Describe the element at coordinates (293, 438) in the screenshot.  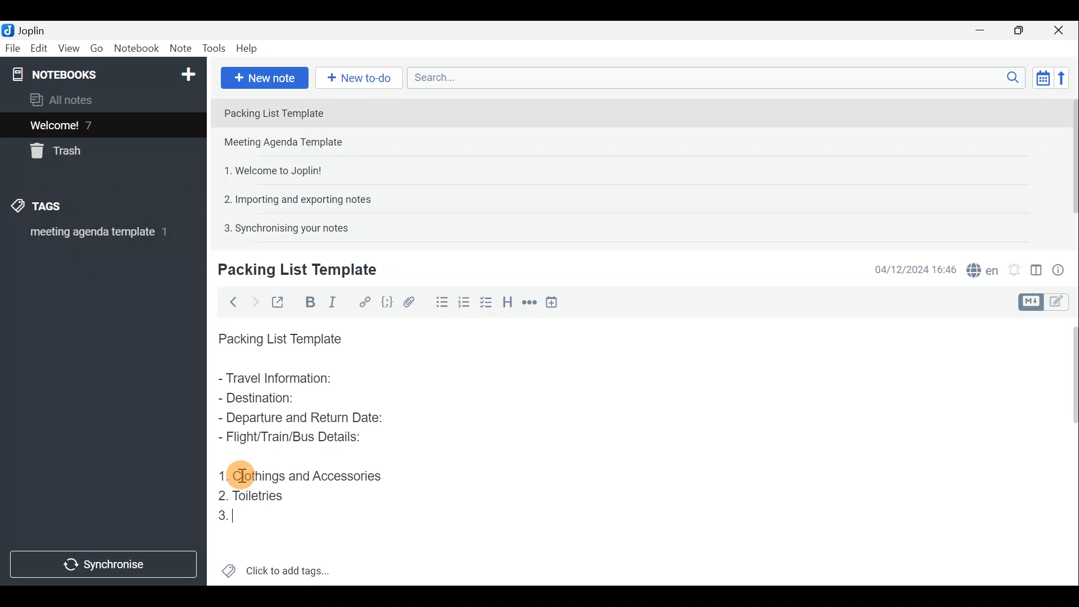
I see `Flight/Train/Bus Details:` at that location.